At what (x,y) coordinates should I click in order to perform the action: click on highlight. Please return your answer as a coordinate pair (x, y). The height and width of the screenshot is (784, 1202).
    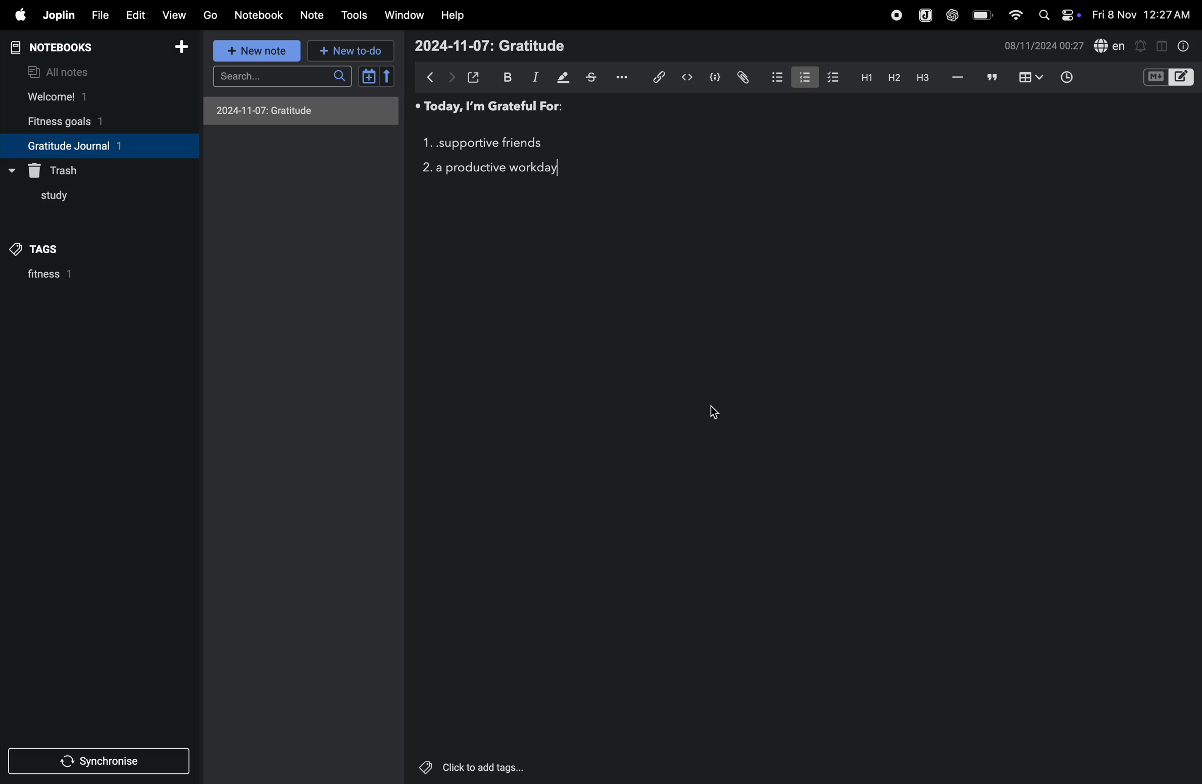
    Looking at the image, I should click on (563, 77).